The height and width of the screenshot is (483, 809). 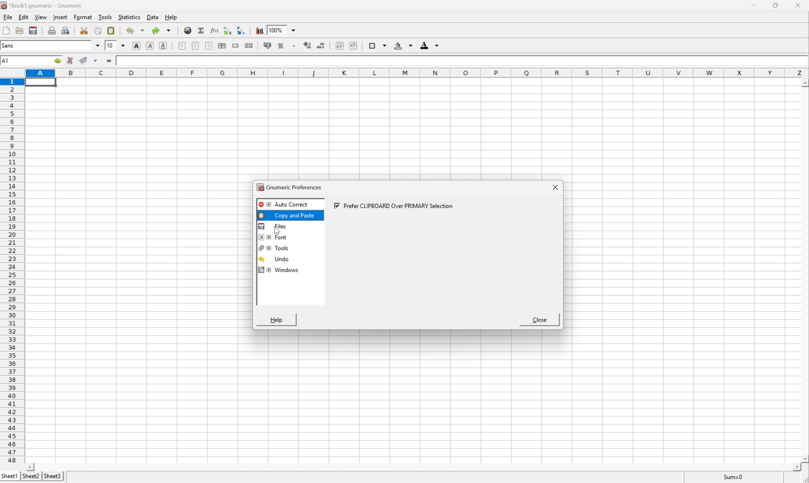 What do you see at coordinates (30, 478) in the screenshot?
I see `sheet2` at bounding box center [30, 478].